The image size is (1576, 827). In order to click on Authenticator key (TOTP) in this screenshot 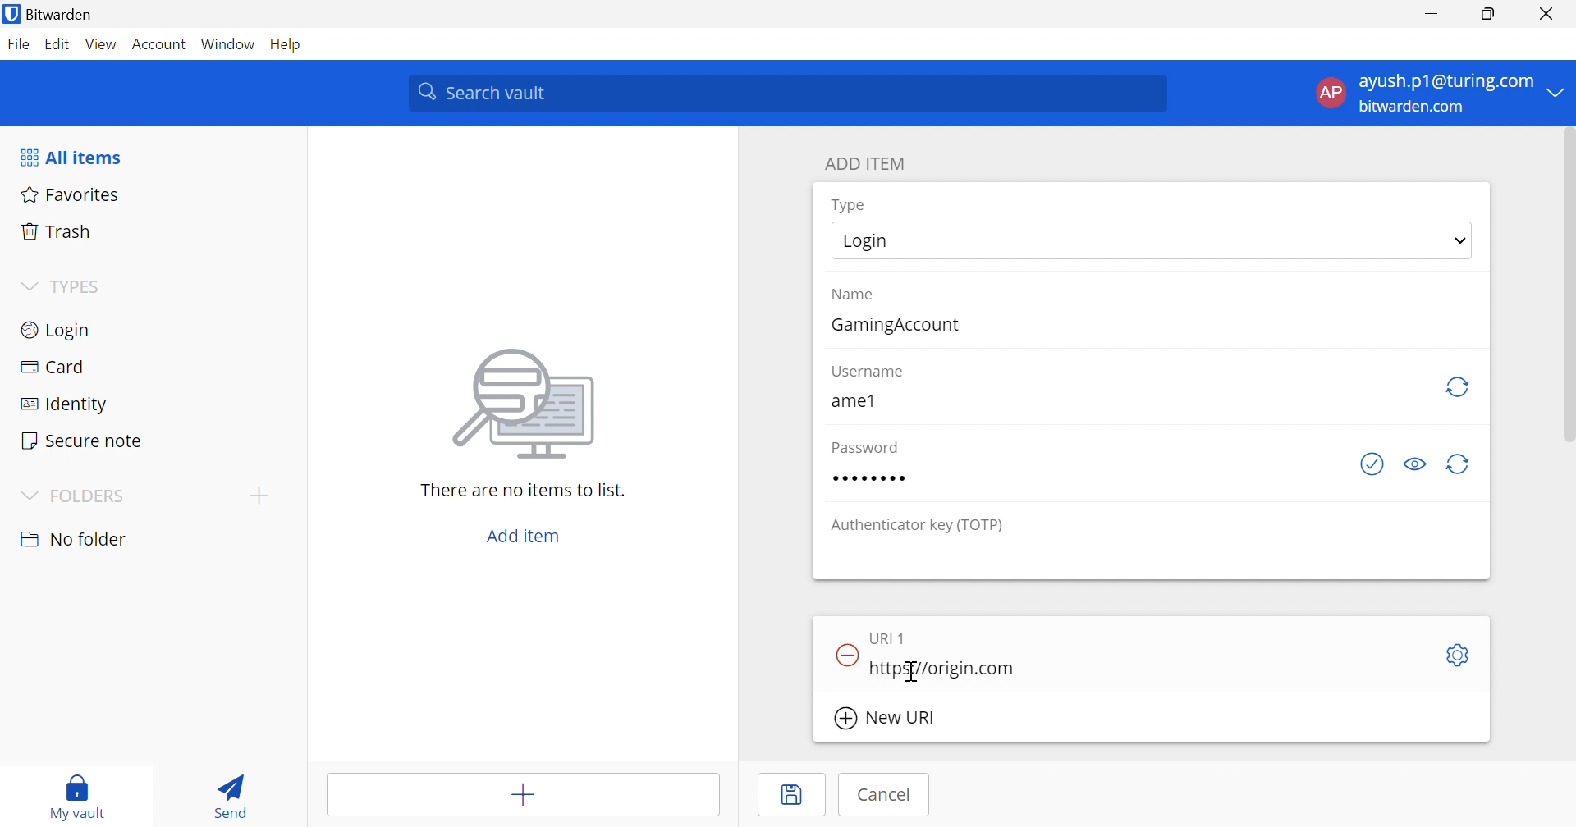, I will do `click(922, 525)`.